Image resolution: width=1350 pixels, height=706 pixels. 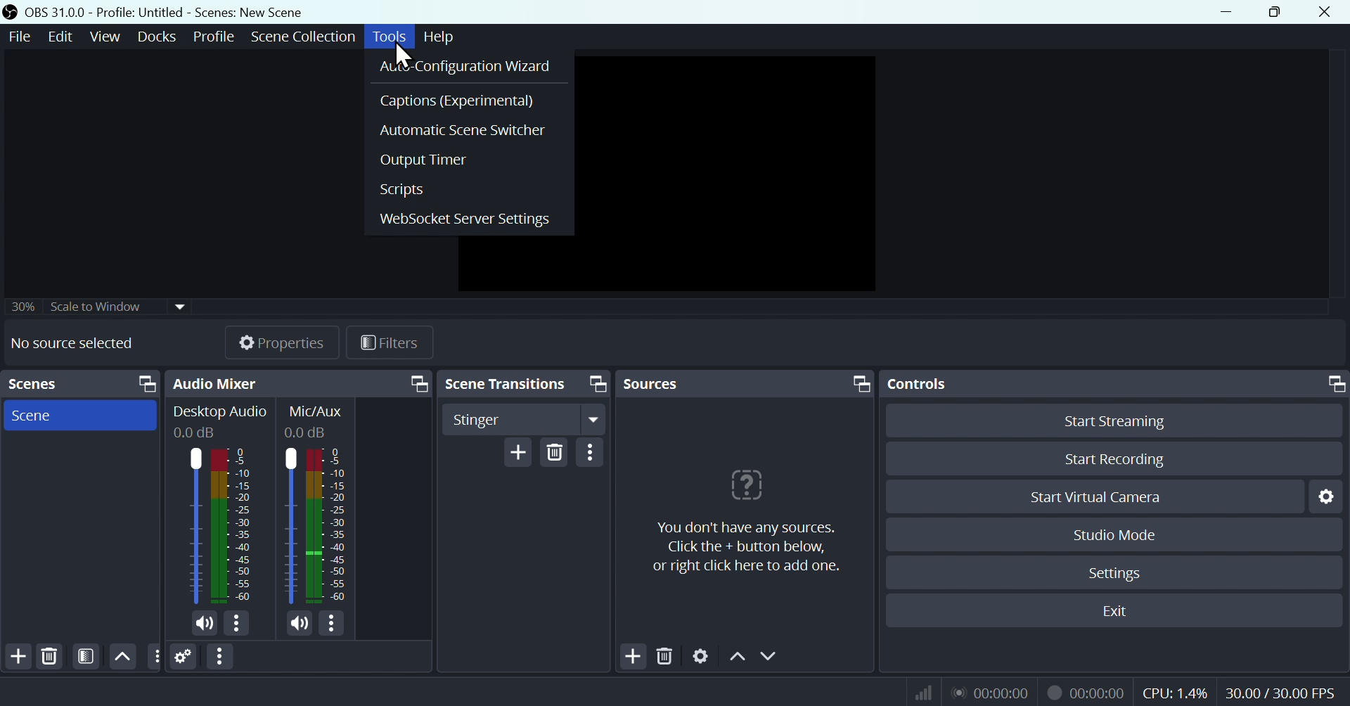 I want to click on Automatic scene switcher, so click(x=468, y=128).